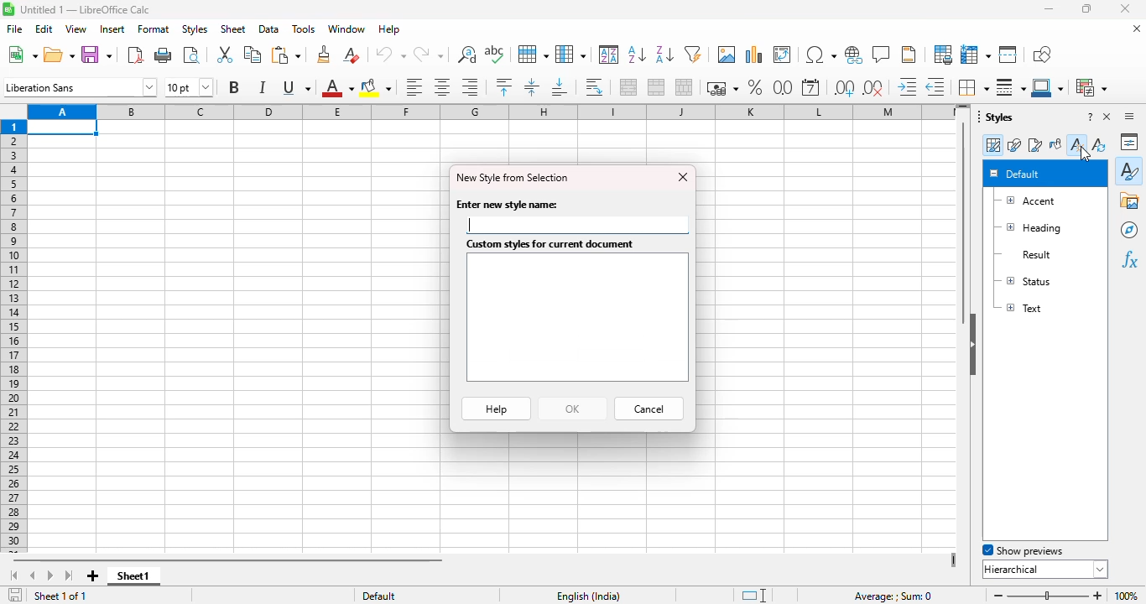 The height and width of the screenshot is (604, 1146). Describe the element at coordinates (378, 596) in the screenshot. I see `default` at that location.